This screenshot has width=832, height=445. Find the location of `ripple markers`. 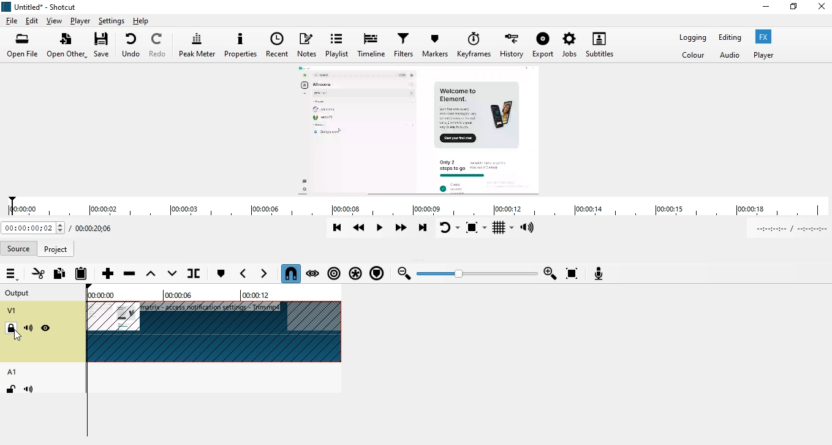

ripple markers is located at coordinates (377, 274).